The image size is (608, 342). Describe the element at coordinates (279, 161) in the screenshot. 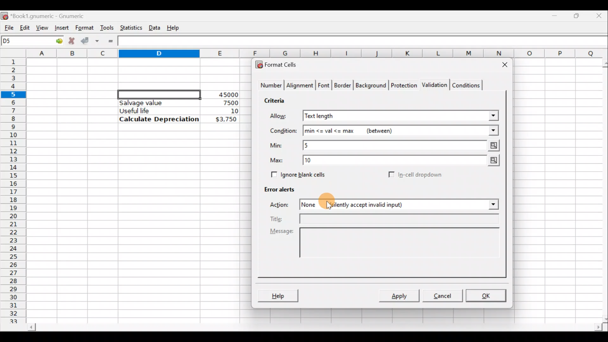

I see `Max` at that location.